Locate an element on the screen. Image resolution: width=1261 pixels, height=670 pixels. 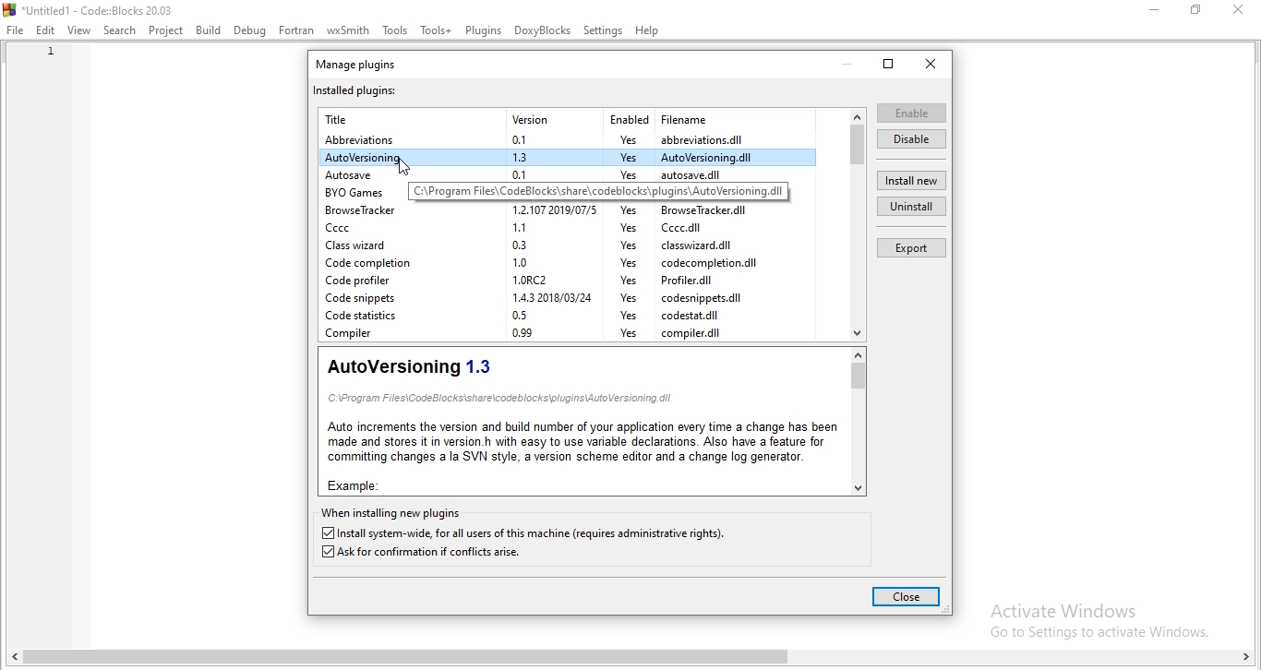
*Untitled1 - Code::Blocks 20.03 is located at coordinates (90, 9).